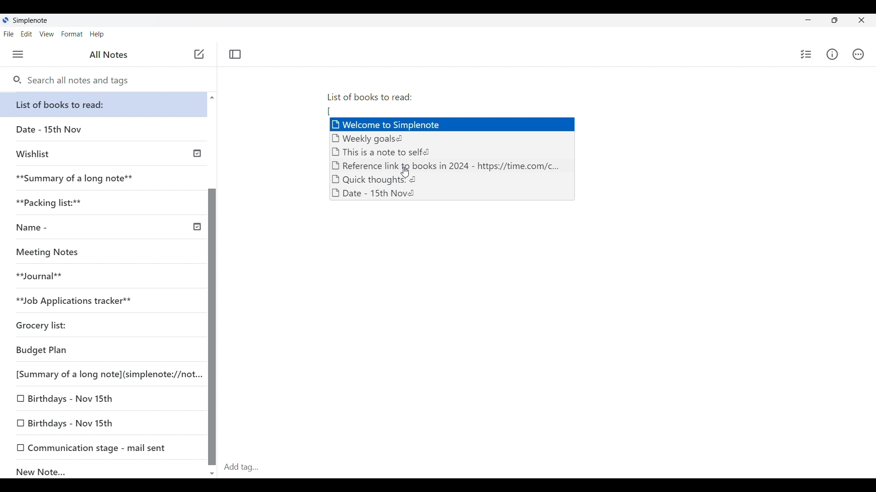 The width and height of the screenshot is (876, 492). Describe the element at coordinates (247, 467) in the screenshot. I see `Add tag...` at that location.